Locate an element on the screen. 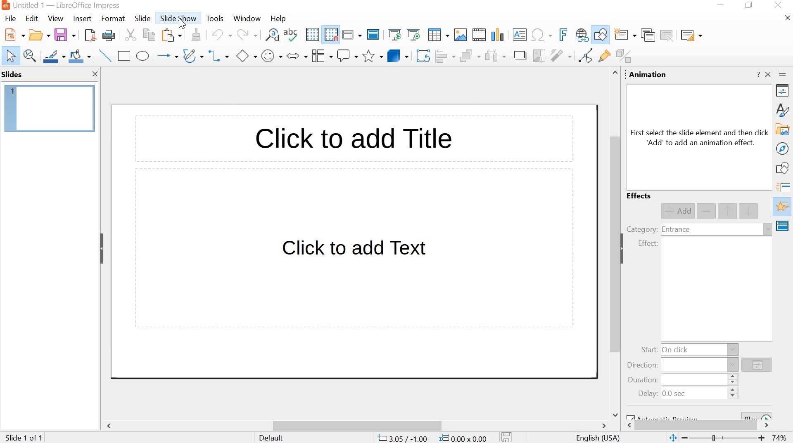 This screenshot has width=793, height=443. zoom in is located at coordinates (762, 439).